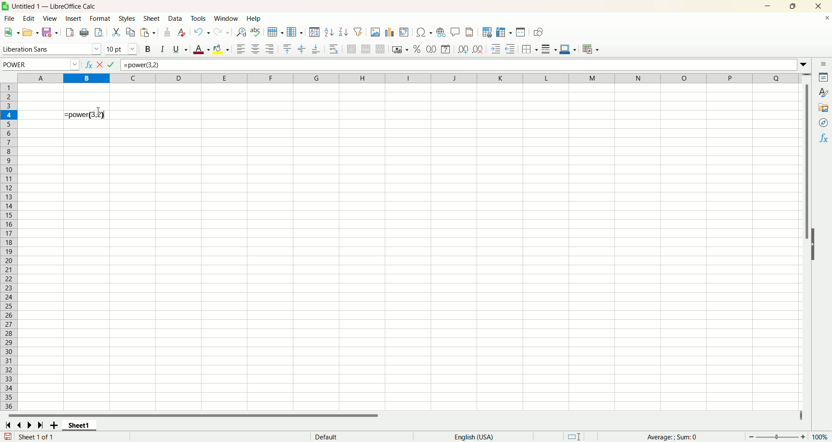  I want to click on sort, so click(314, 32).